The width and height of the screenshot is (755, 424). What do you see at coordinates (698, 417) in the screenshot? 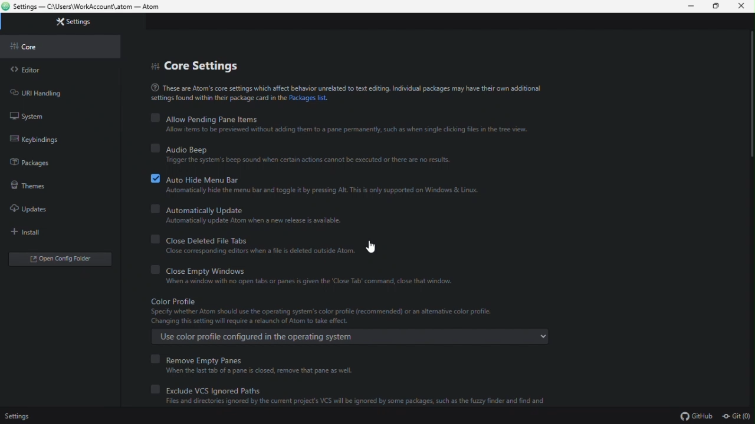
I see `github` at bounding box center [698, 417].